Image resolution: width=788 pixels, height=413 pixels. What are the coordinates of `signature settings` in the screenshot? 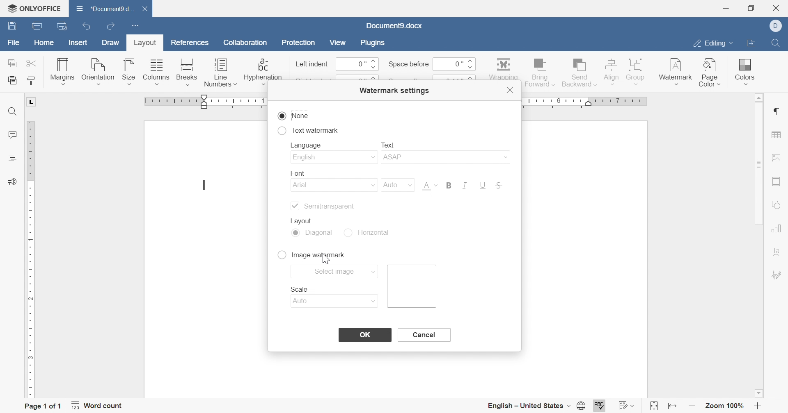 It's located at (778, 275).